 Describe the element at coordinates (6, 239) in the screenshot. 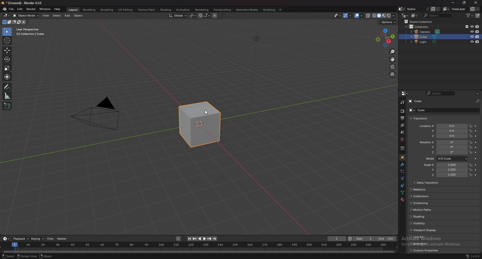

I see `editor type` at that location.